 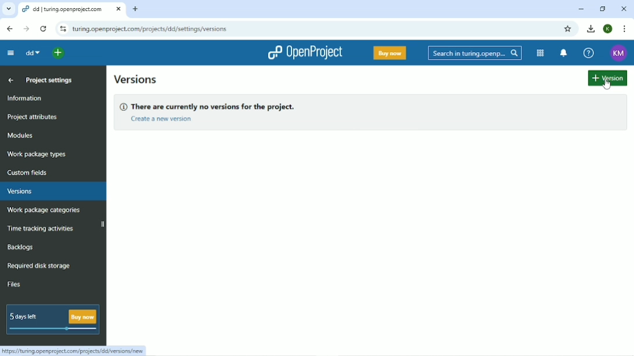 I want to click on Create a new version, so click(x=160, y=119).